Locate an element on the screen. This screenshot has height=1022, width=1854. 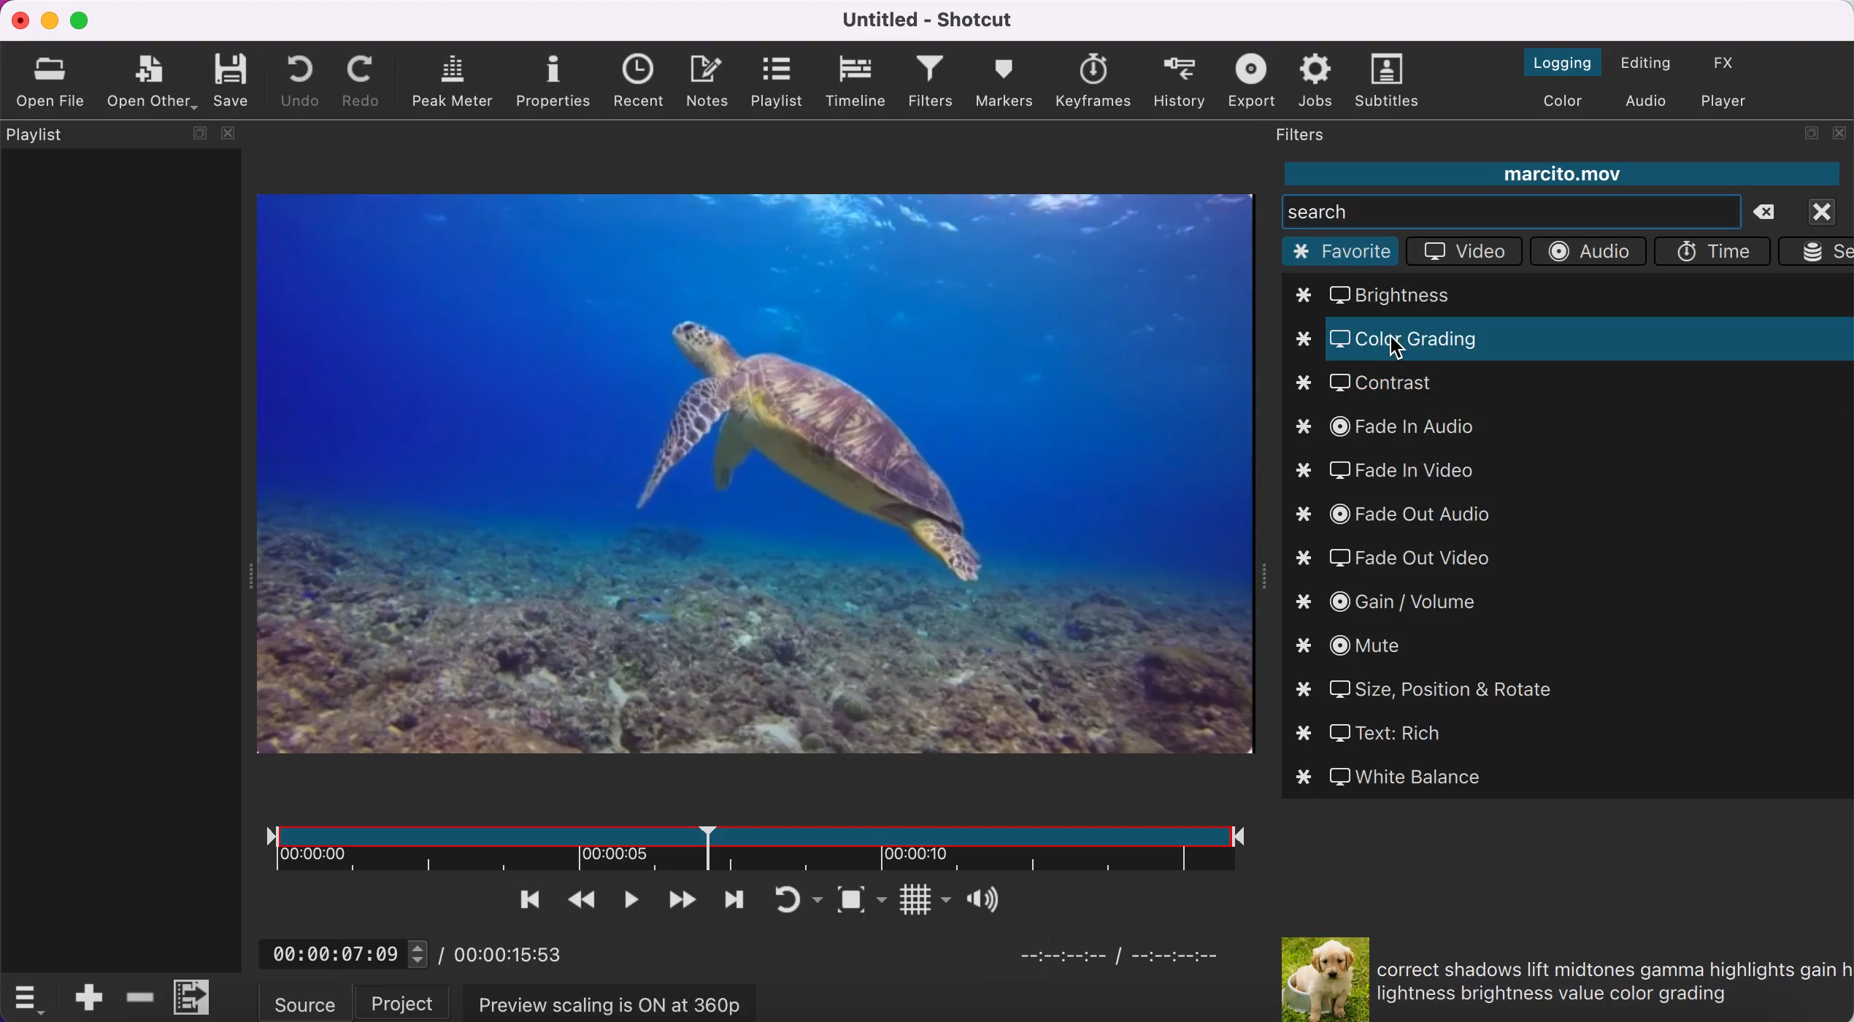
contrast is located at coordinates (1377, 385).